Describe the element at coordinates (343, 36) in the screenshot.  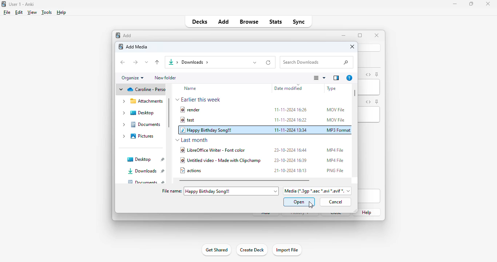
I see `minimize` at that location.